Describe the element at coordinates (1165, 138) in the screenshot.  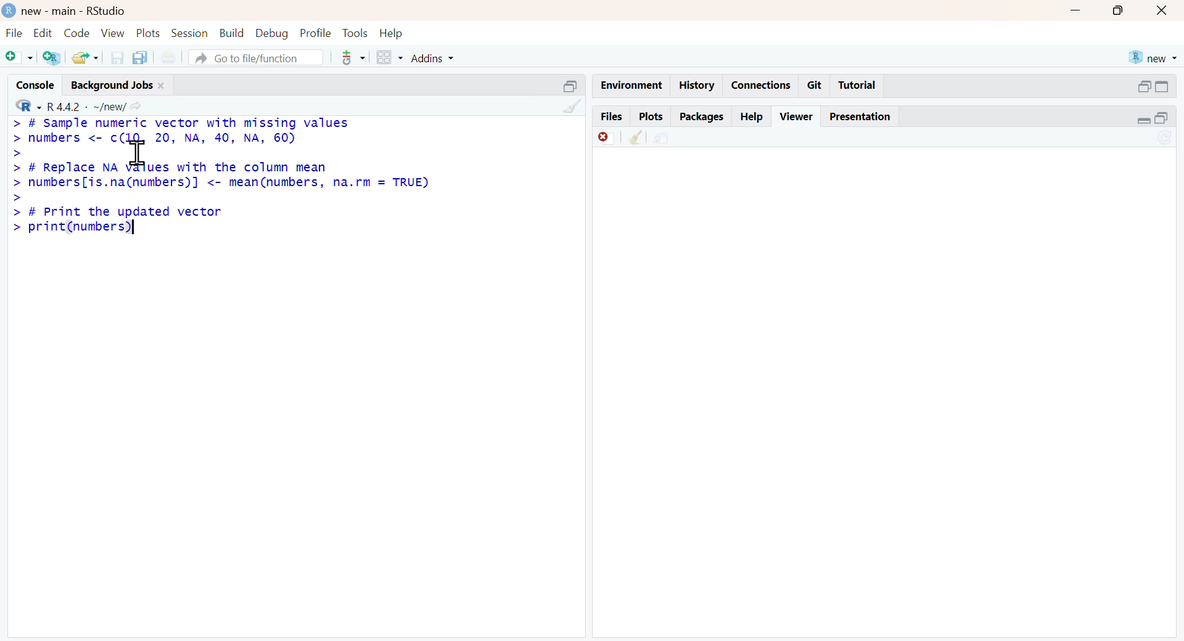
I see `sync` at that location.